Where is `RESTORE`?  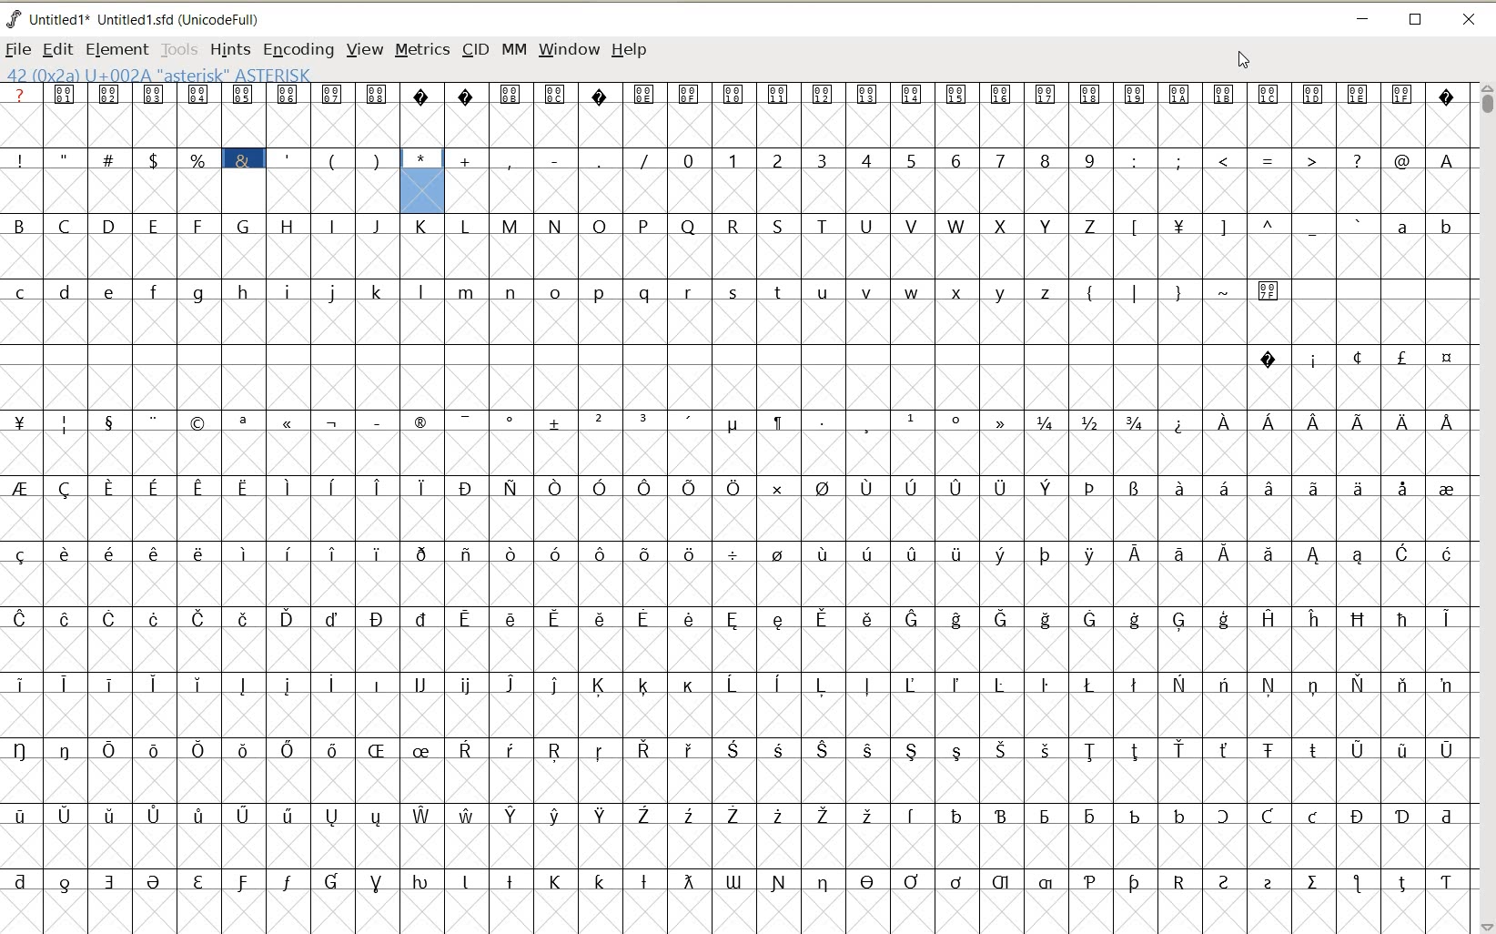
RESTORE is located at coordinates (1416, 20).